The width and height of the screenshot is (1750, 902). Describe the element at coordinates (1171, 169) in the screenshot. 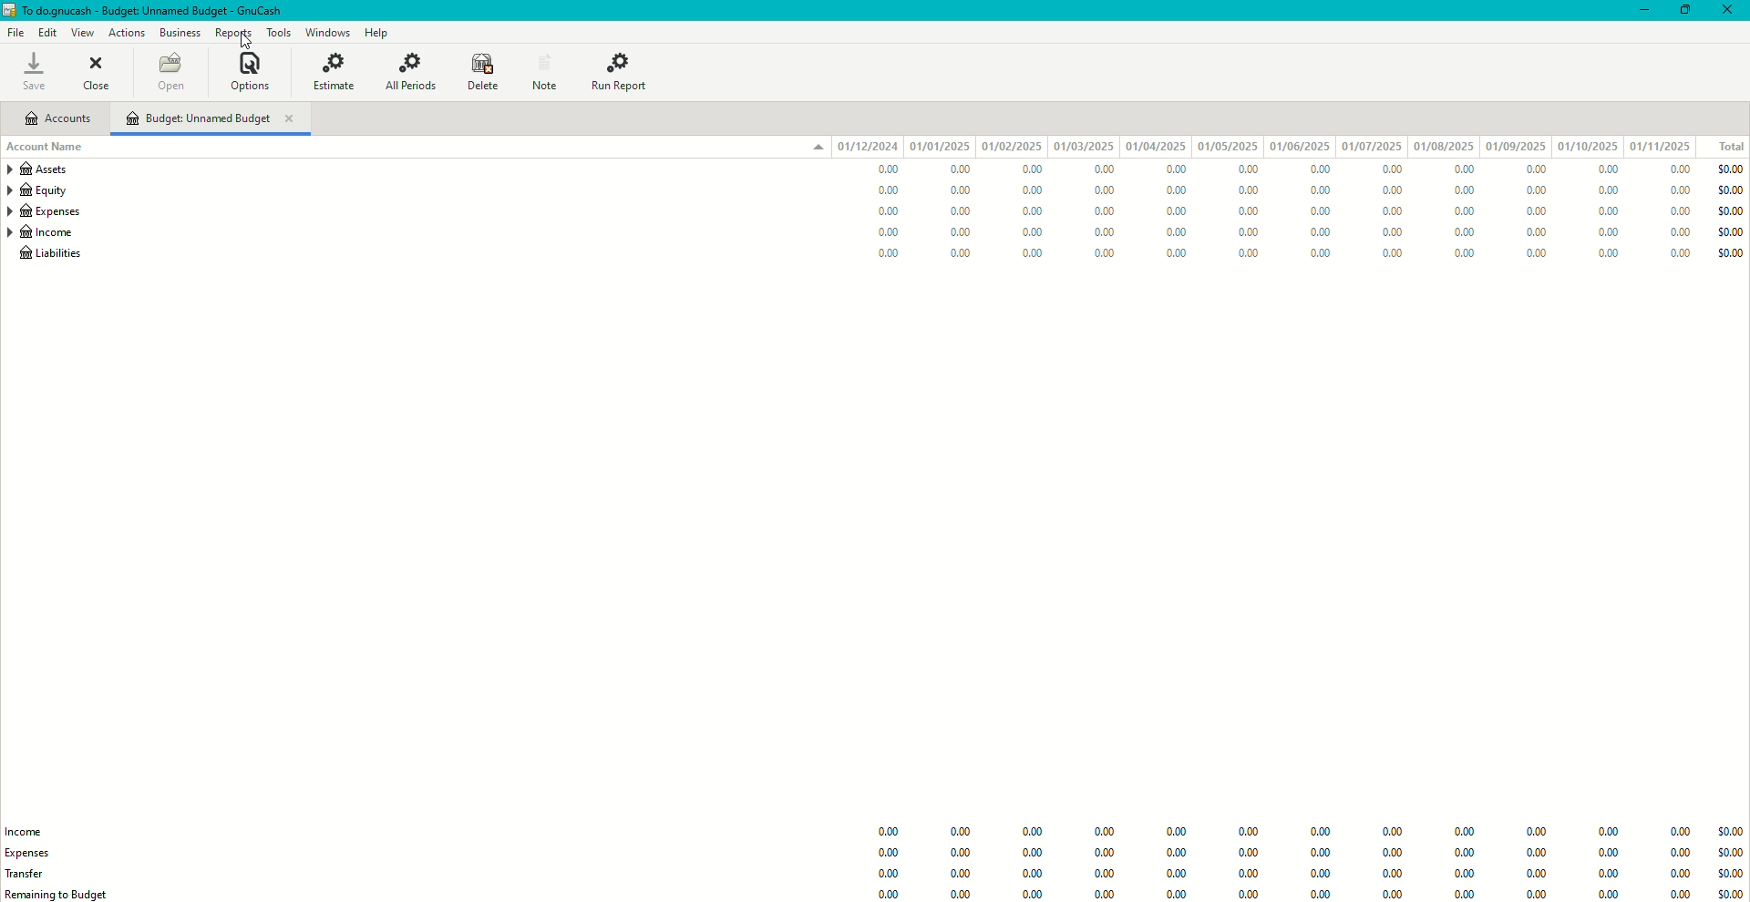

I see `0.00` at that location.